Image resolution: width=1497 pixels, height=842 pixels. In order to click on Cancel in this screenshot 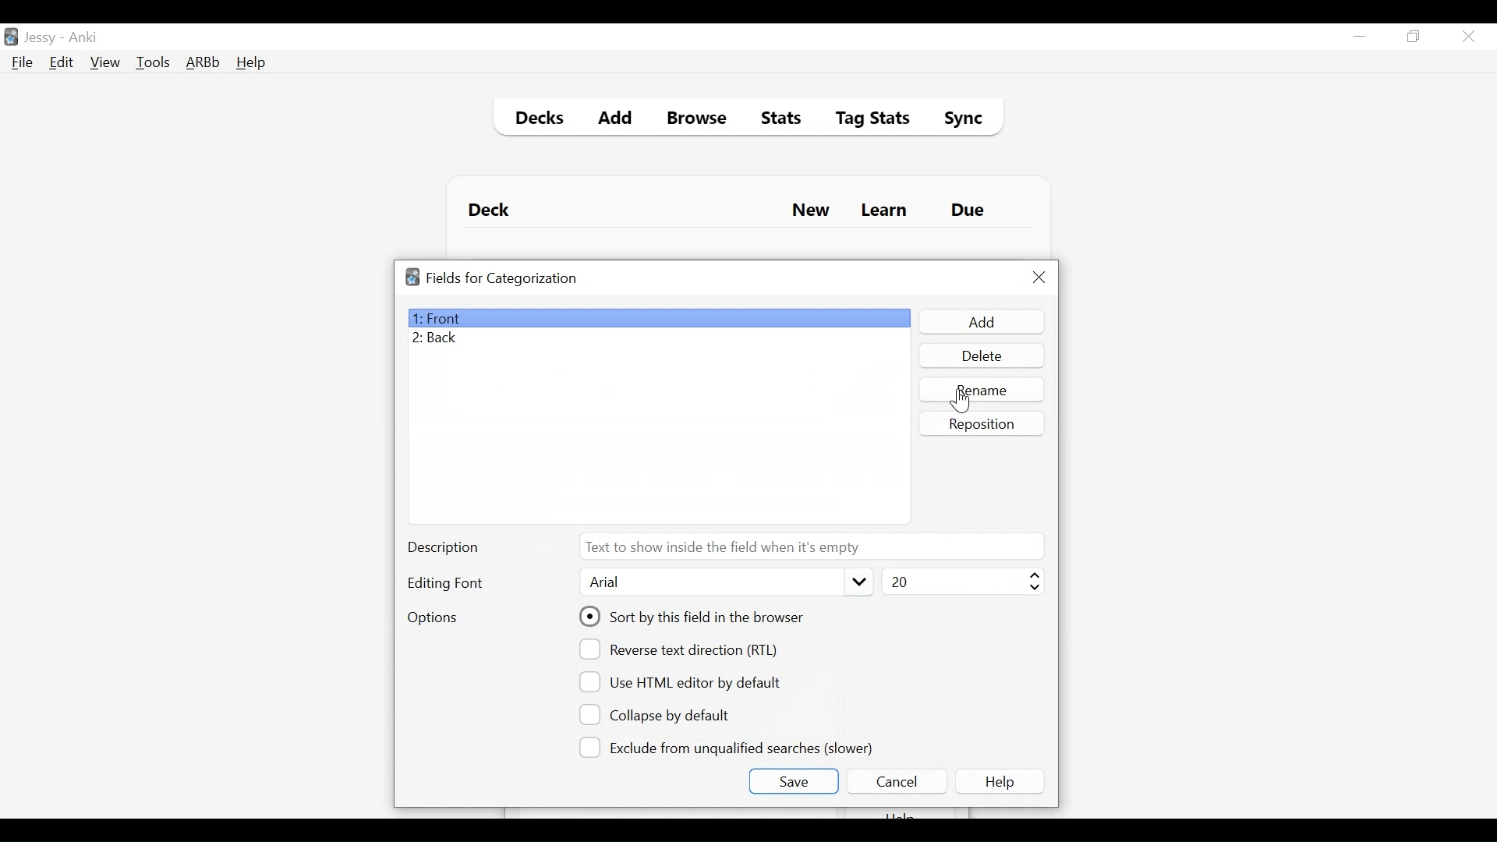, I will do `click(896, 781)`.